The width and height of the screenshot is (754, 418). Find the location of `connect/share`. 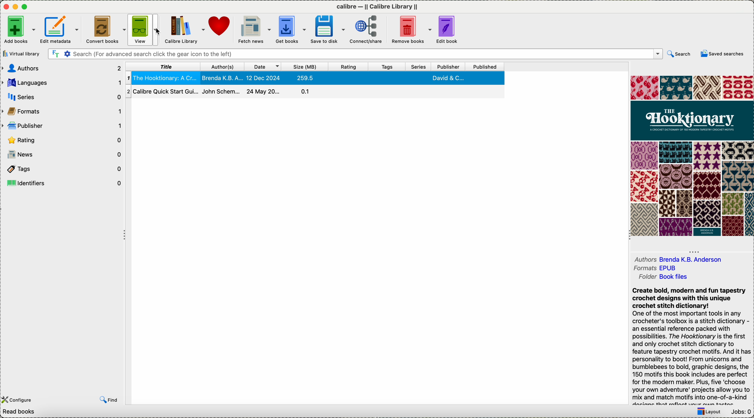

connect/share is located at coordinates (366, 29).